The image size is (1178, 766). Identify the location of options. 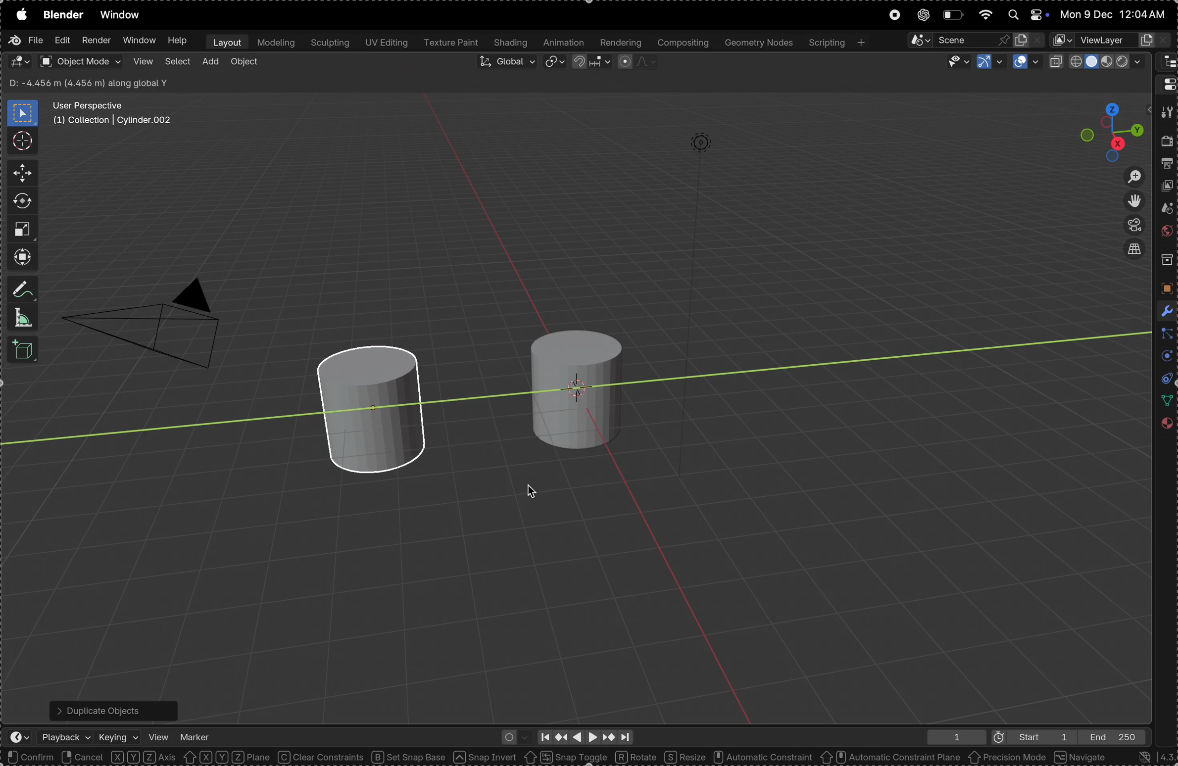
(1118, 84).